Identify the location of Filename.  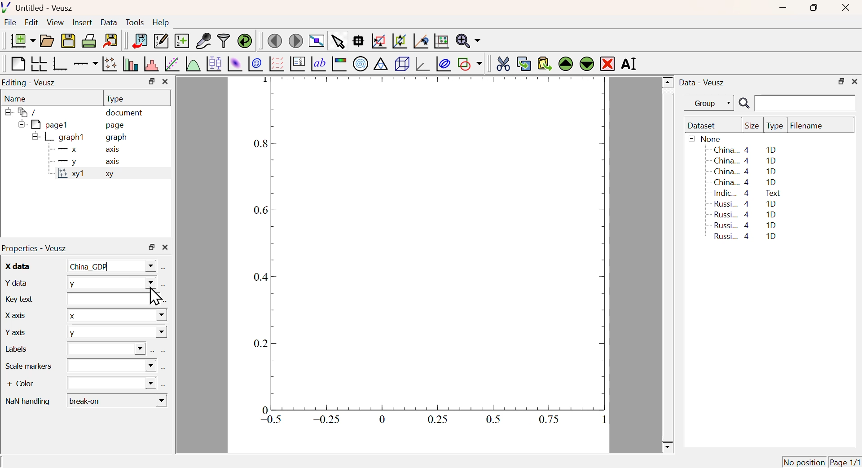
(811, 126).